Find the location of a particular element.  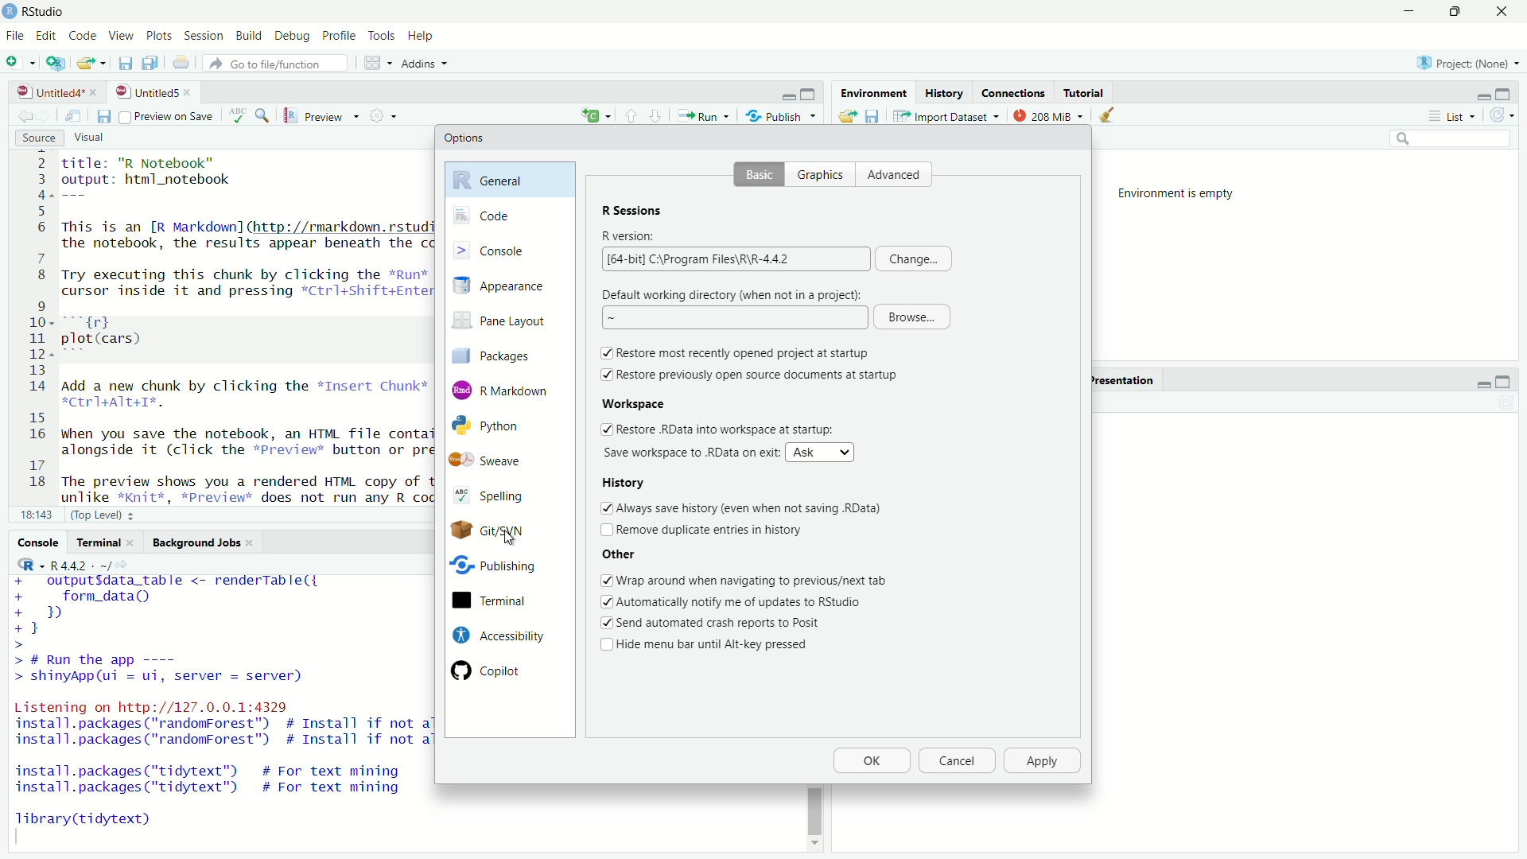

check box is located at coordinates (604, 602).